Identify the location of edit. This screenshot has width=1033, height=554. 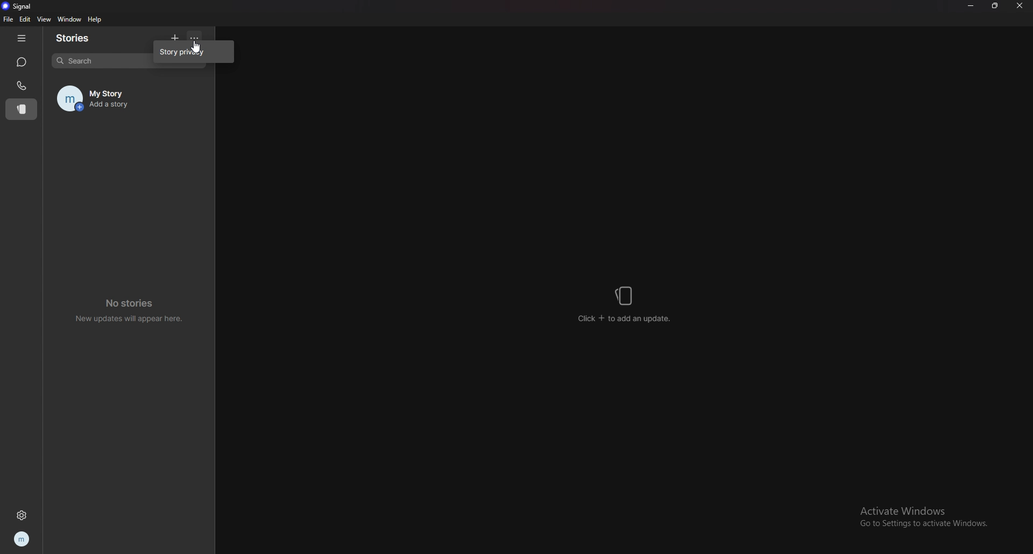
(25, 19).